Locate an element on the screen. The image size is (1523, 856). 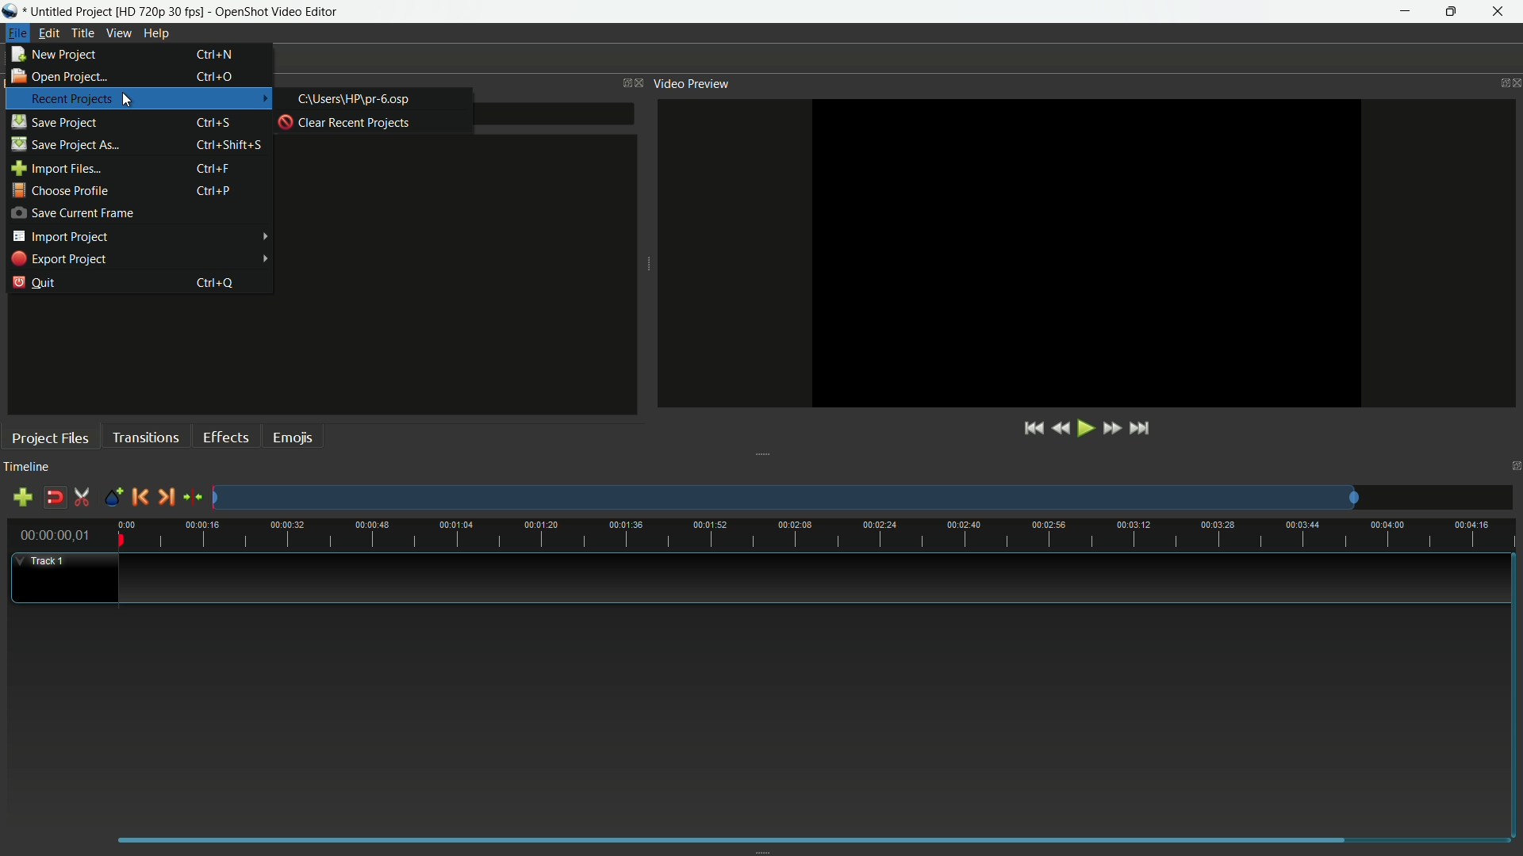
quit is located at coordinates (35, 282).